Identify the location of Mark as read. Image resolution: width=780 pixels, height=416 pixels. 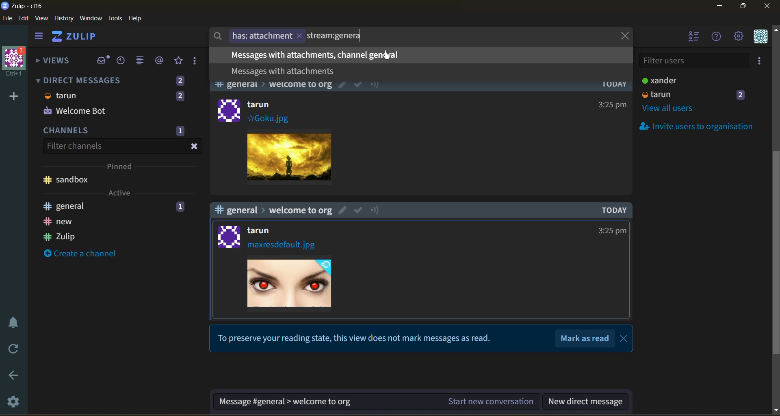
(586, 338).